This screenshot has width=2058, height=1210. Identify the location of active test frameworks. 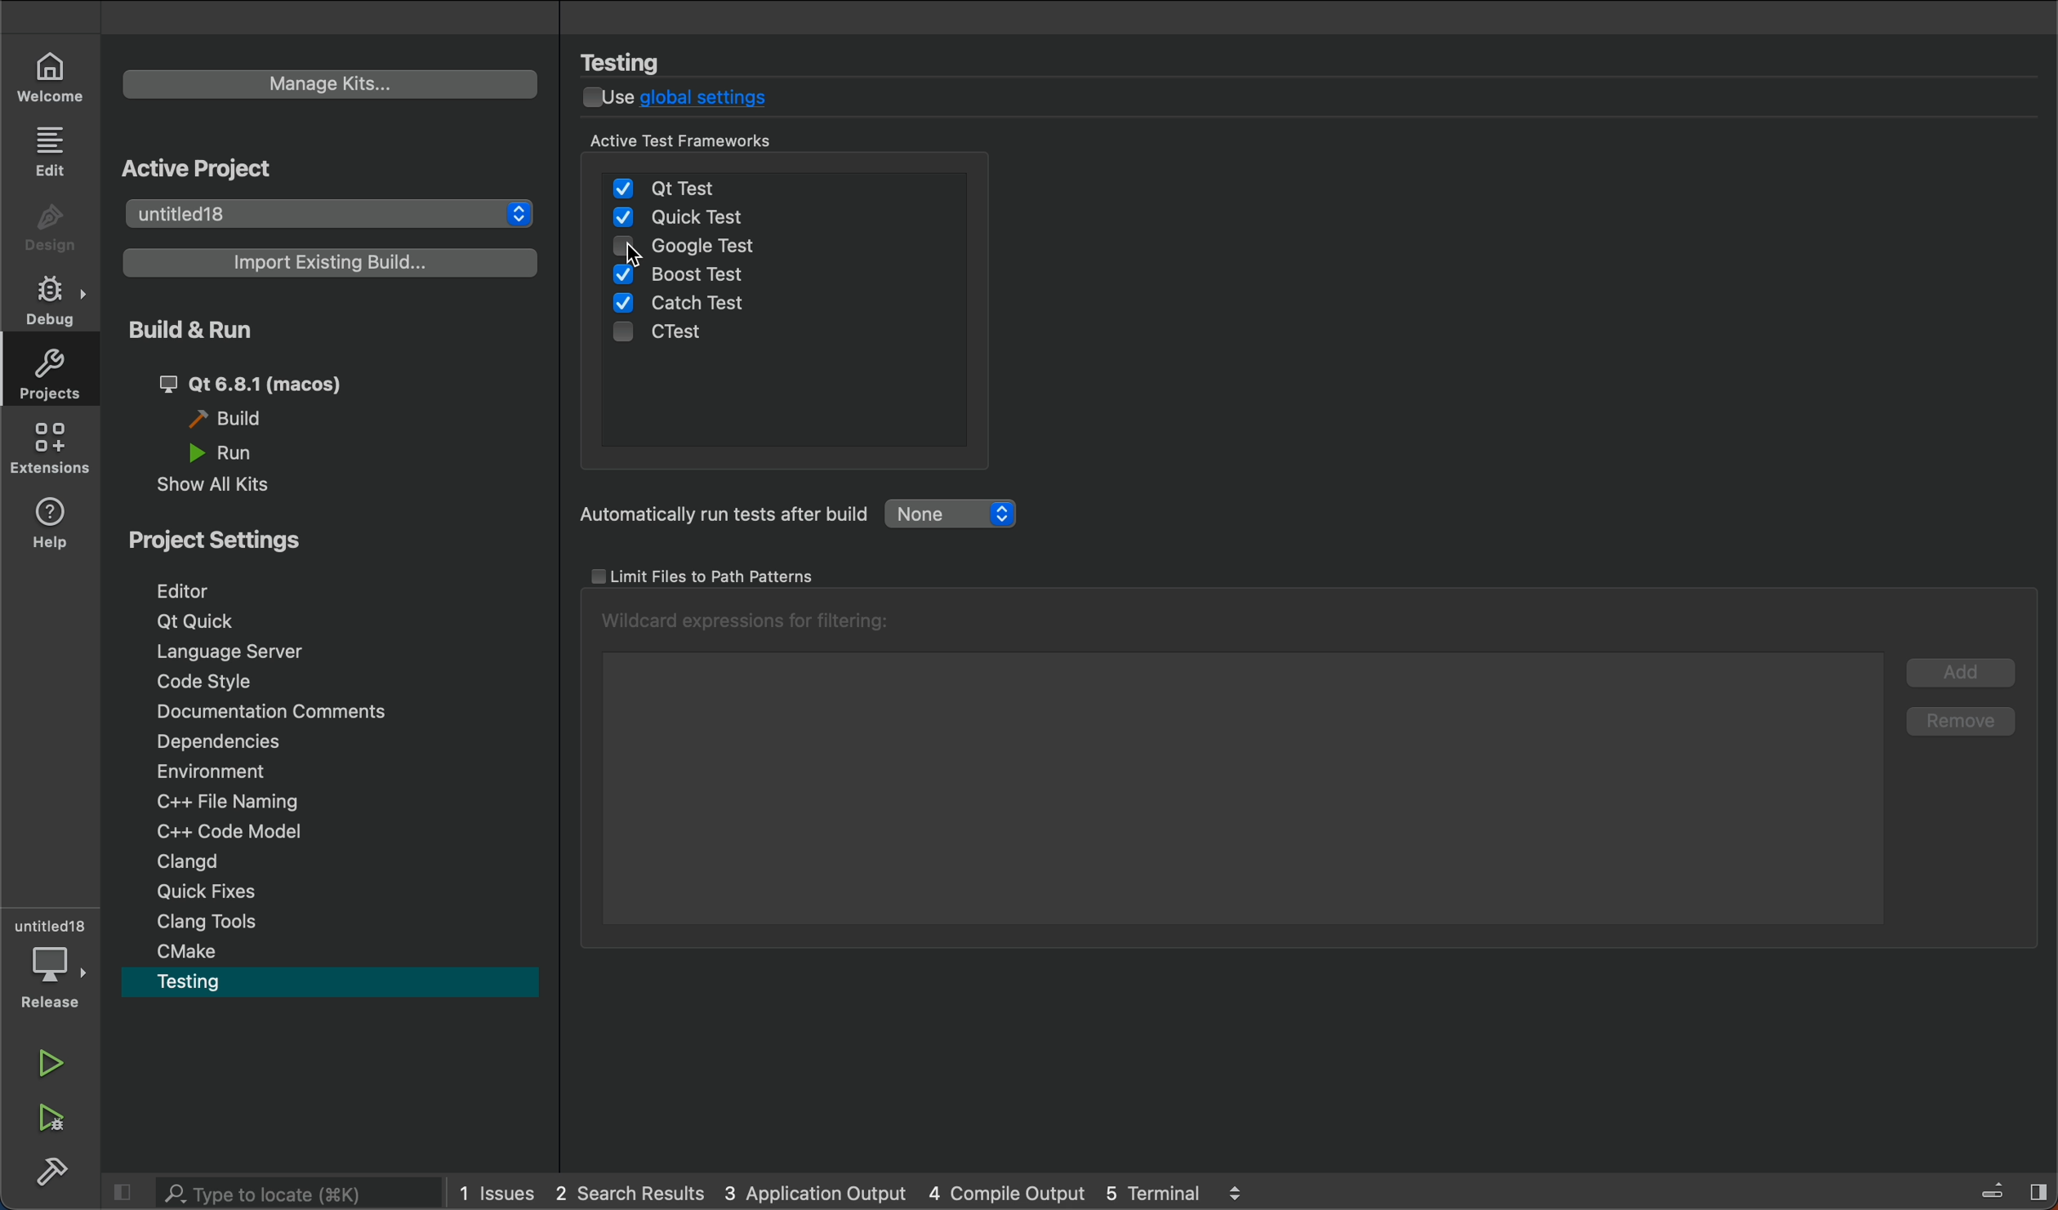
(733, 137).